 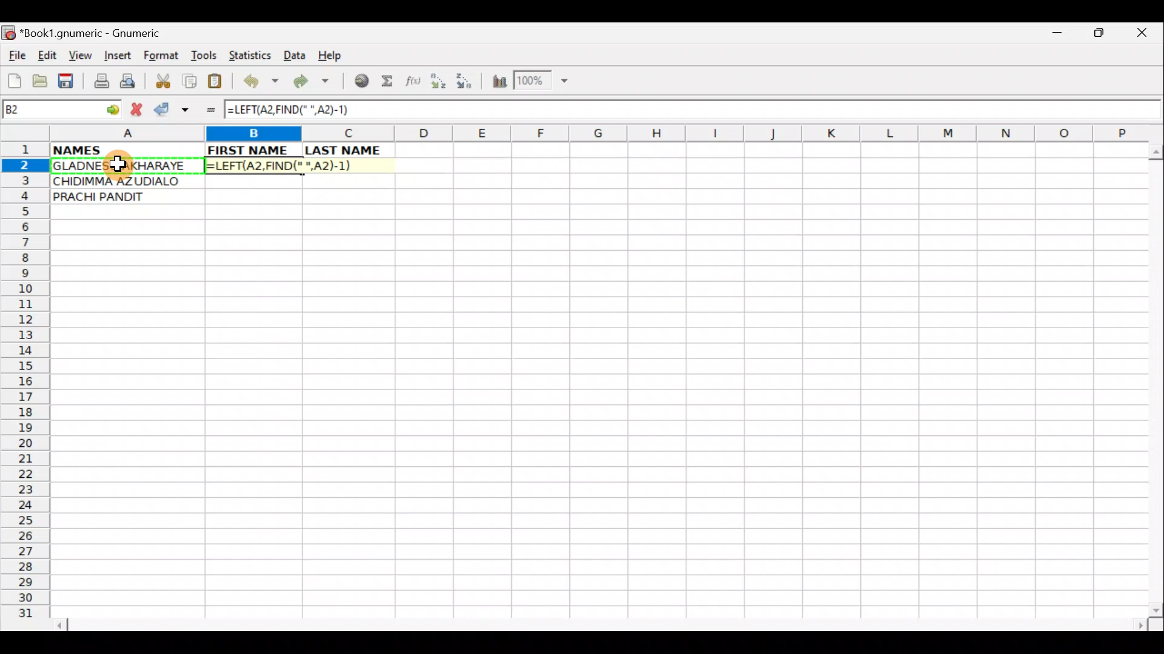 What do you see at coordinates (69, 82) in the screenshot?
I see `Save current workbook` at bounding box center [69, 82].